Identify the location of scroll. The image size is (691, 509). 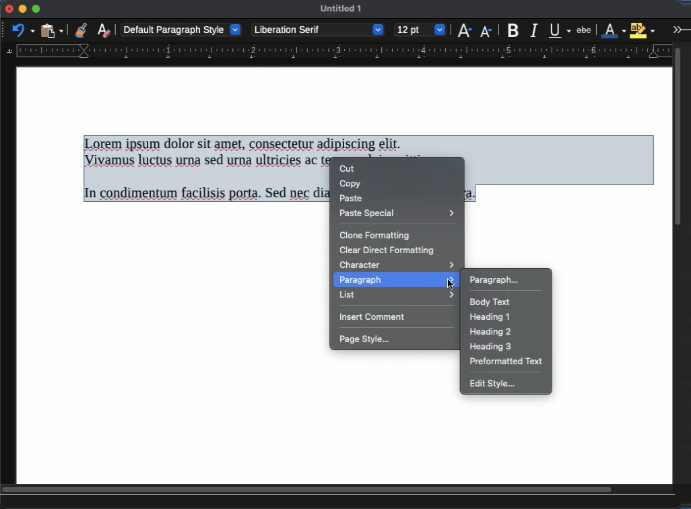
(338, 491).